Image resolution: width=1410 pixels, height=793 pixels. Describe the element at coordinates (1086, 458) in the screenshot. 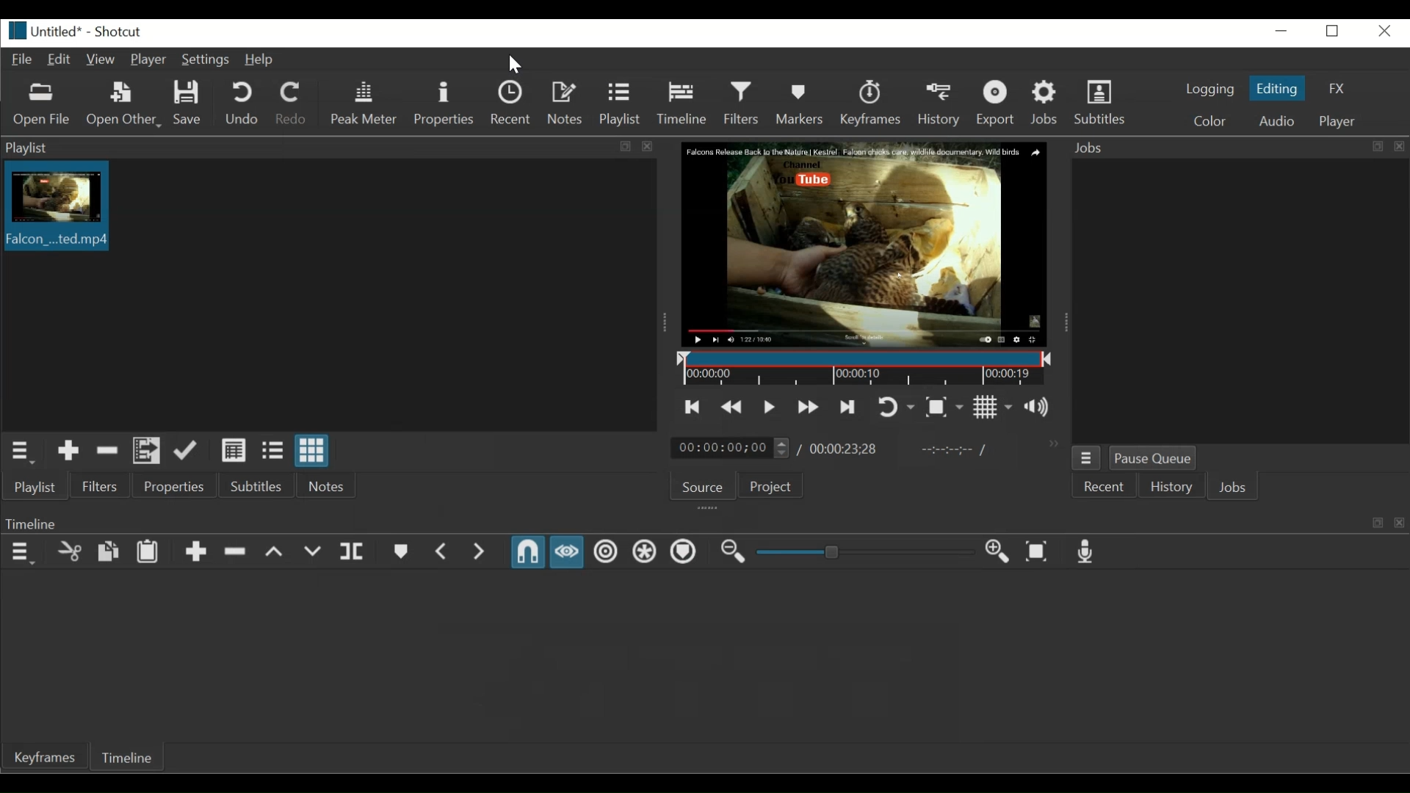

I see `Jobs menu` at that location.